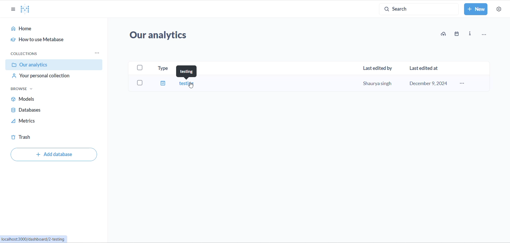 This screenshot has width=510, height=243. Describe the element at coordinates (135, 82) in the screenshot. I see `select checkbox` at that location.